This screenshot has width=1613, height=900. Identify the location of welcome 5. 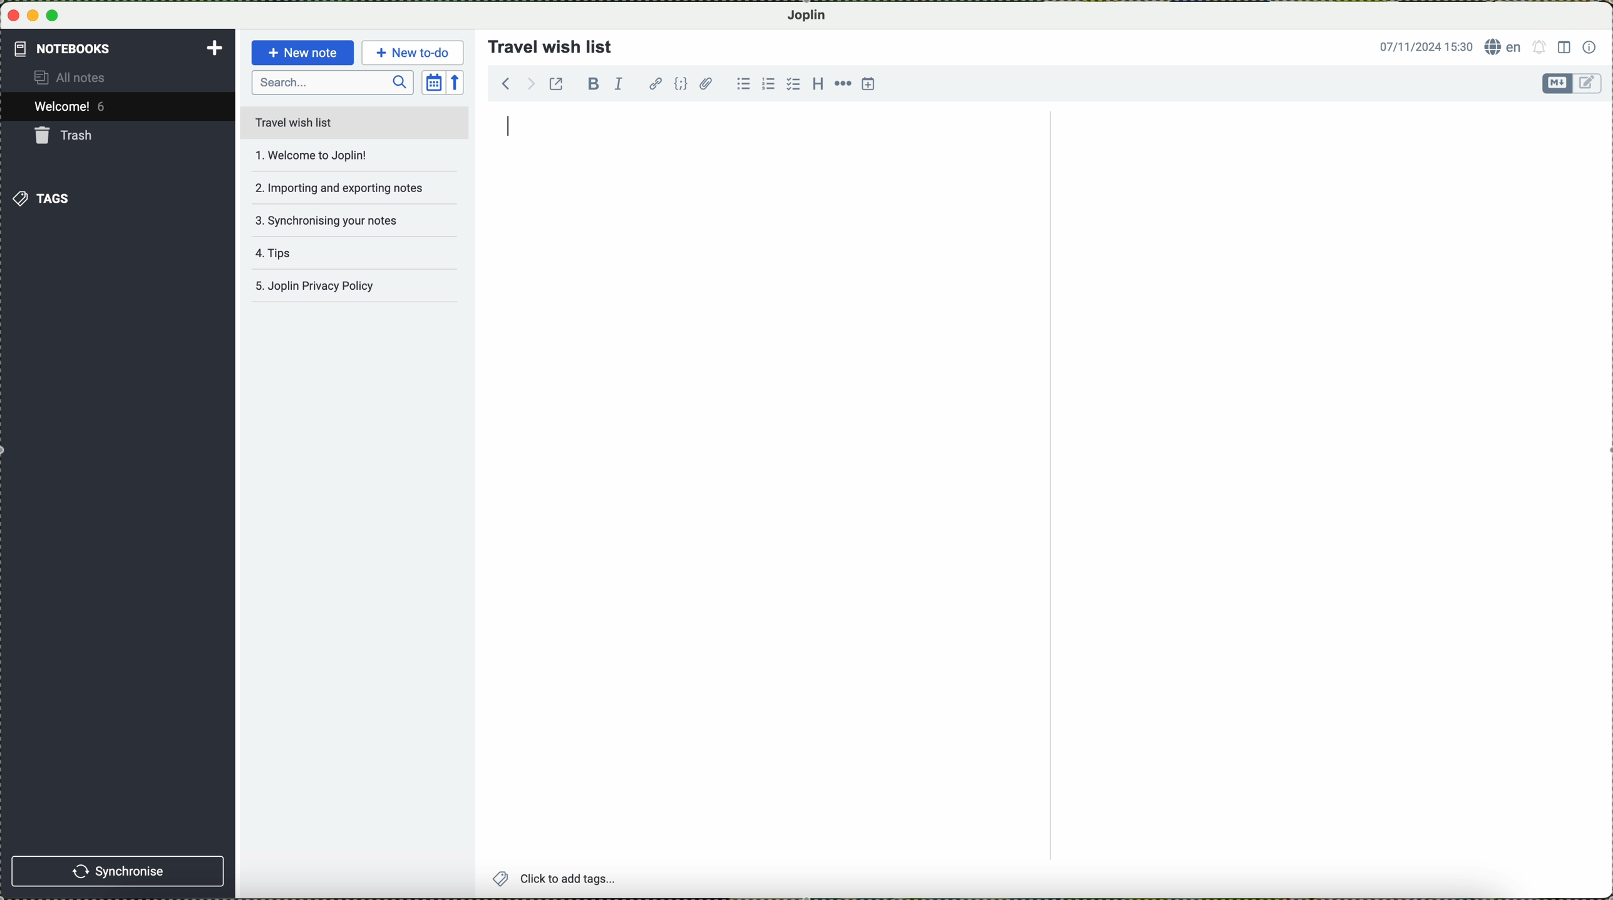
(73, 108).